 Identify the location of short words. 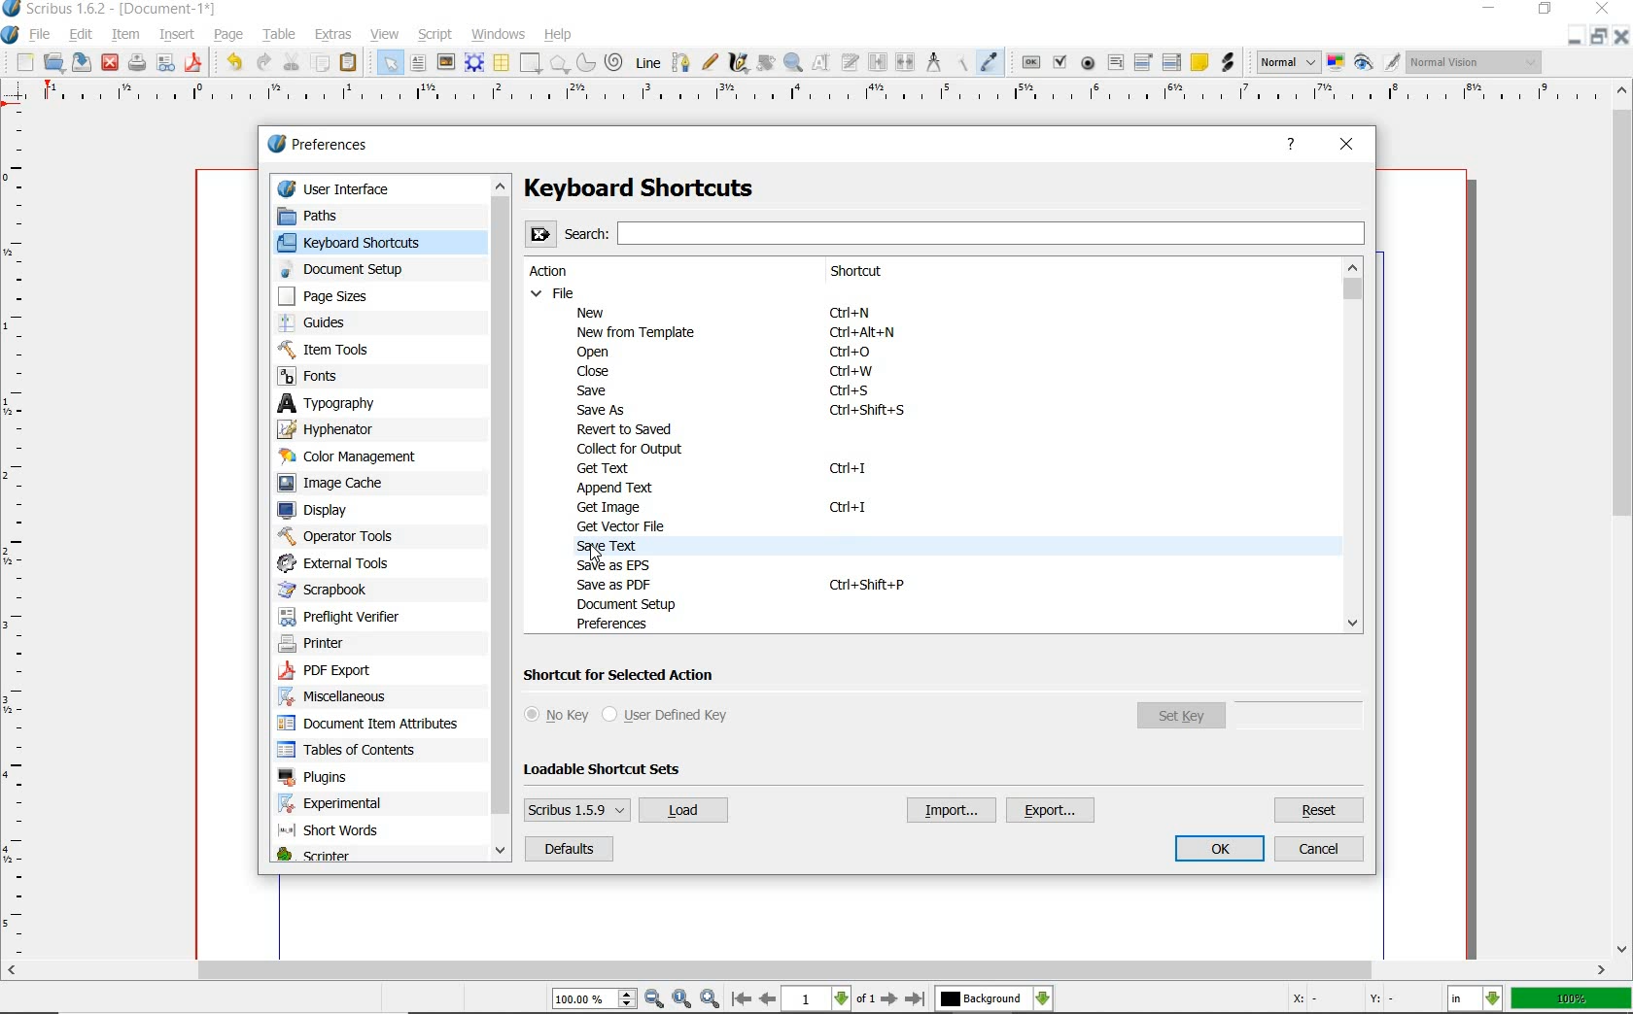
(334, 833).